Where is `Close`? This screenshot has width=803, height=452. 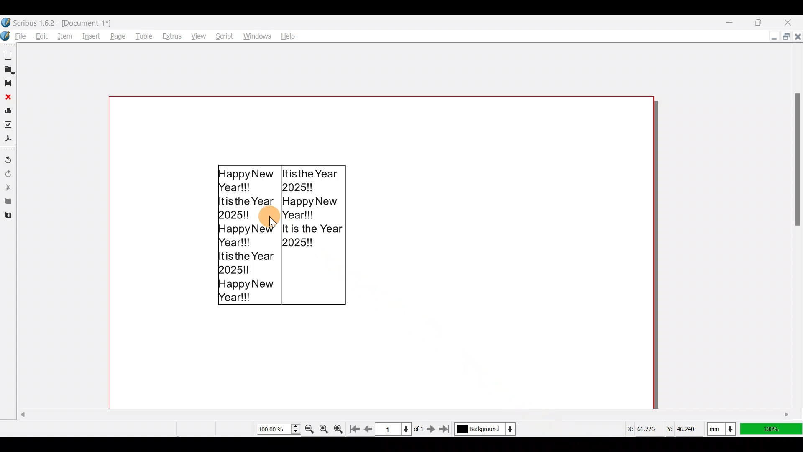
Close is located at coordinates (797, 36).